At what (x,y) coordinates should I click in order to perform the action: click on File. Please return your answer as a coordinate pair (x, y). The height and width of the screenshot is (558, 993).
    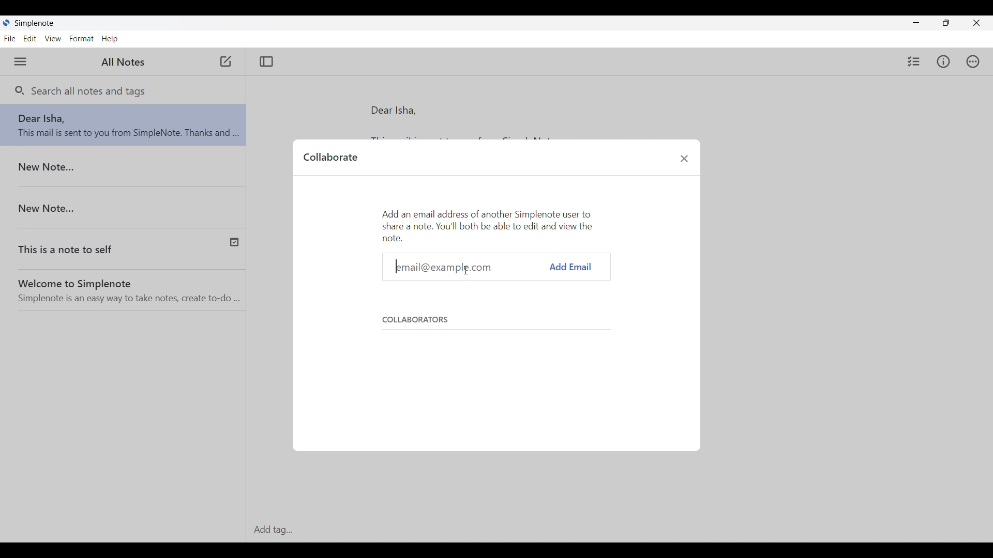
    Looking at the image, I should click on (10, 38).